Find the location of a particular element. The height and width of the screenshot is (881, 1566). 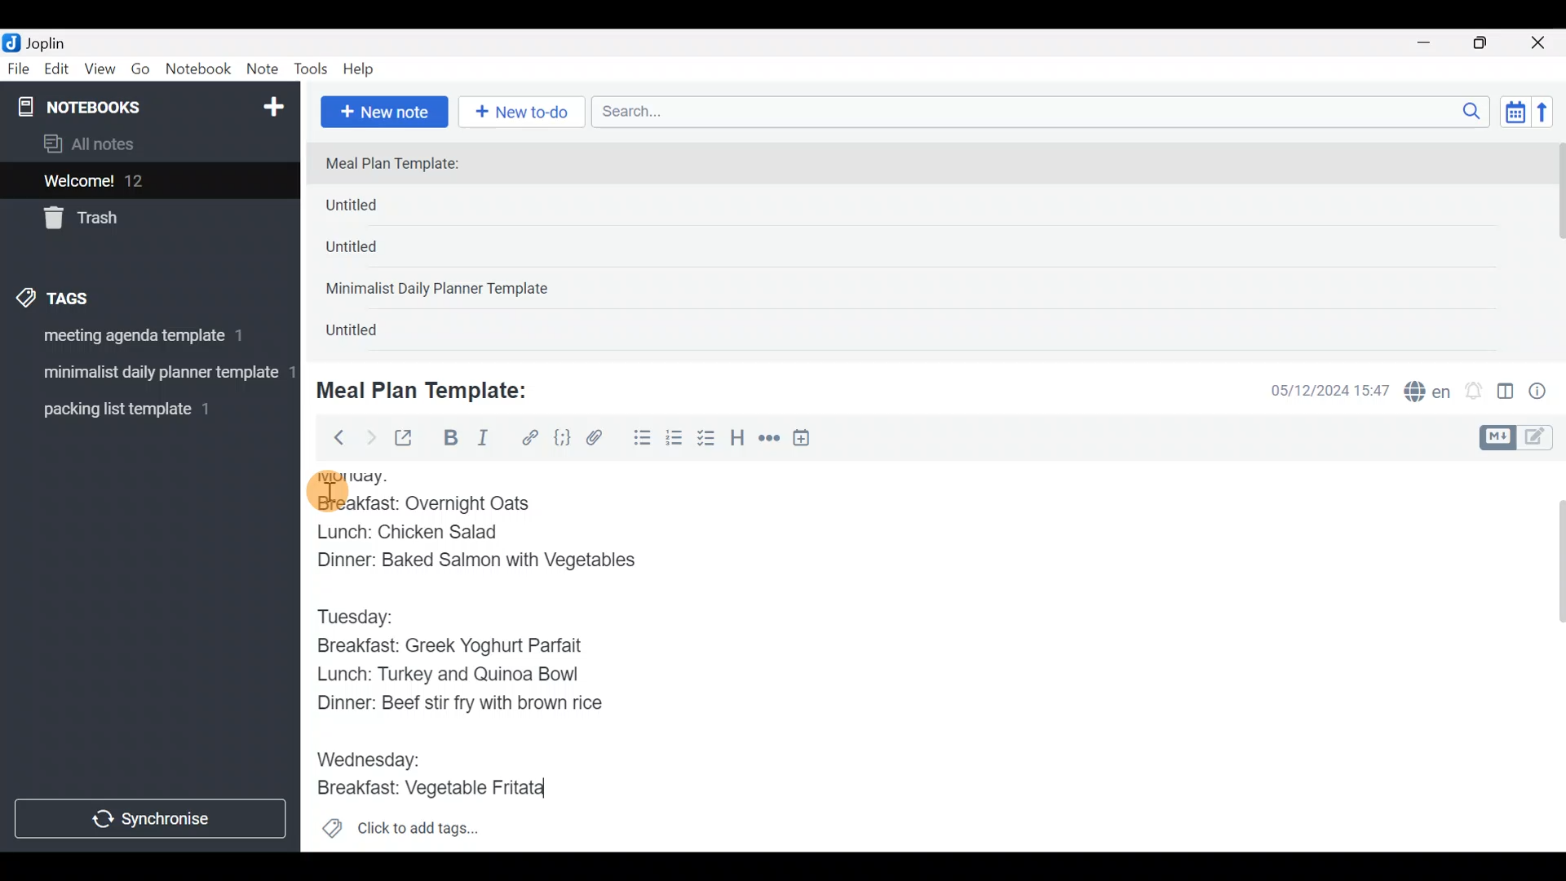

Untitled is located at coordinates (374, 252).